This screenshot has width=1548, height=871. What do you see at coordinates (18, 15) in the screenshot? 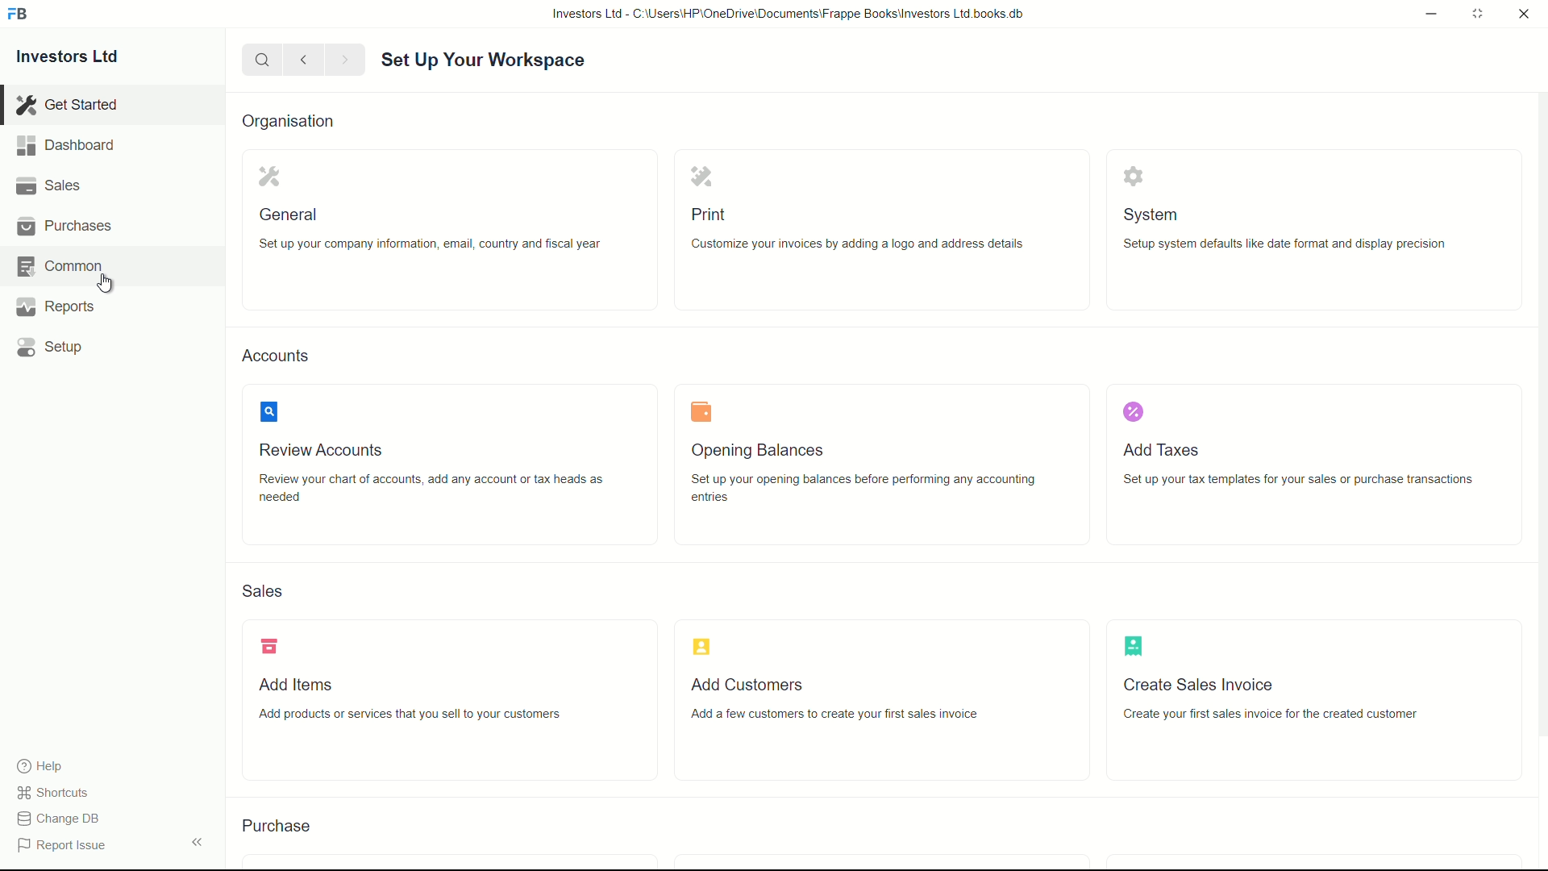
I see `FrappeBooks logo` at bounding box center [18, 15].